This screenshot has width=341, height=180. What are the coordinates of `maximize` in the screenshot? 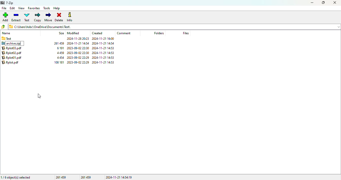 It's located at (323, 3).